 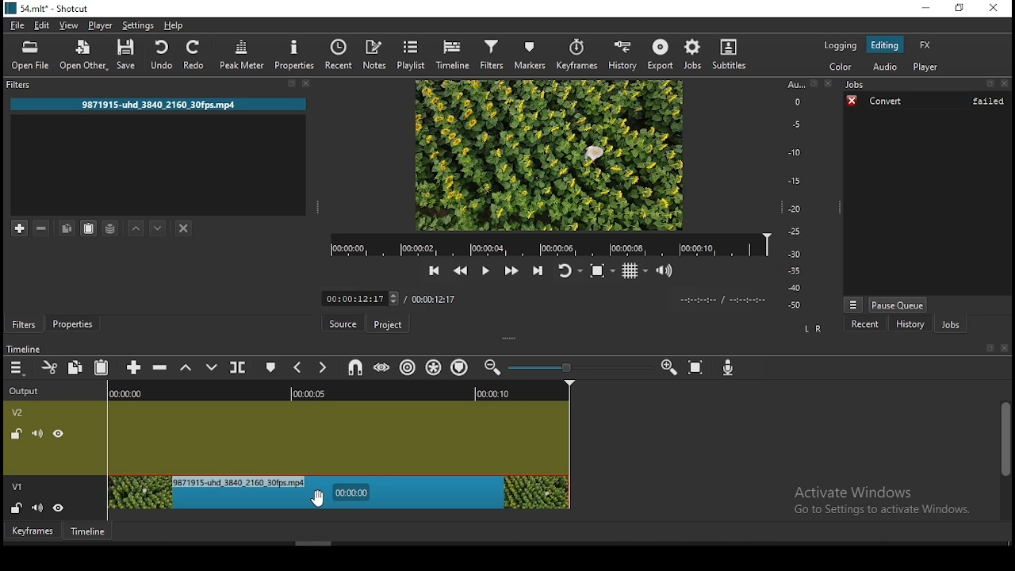 I want to click on settings, so click(x=138, y=26).